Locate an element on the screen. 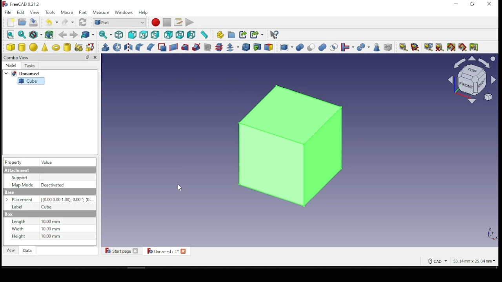 The width and height of the screenshot is (502, 282). cross sections is located at coordinates (219, 47).